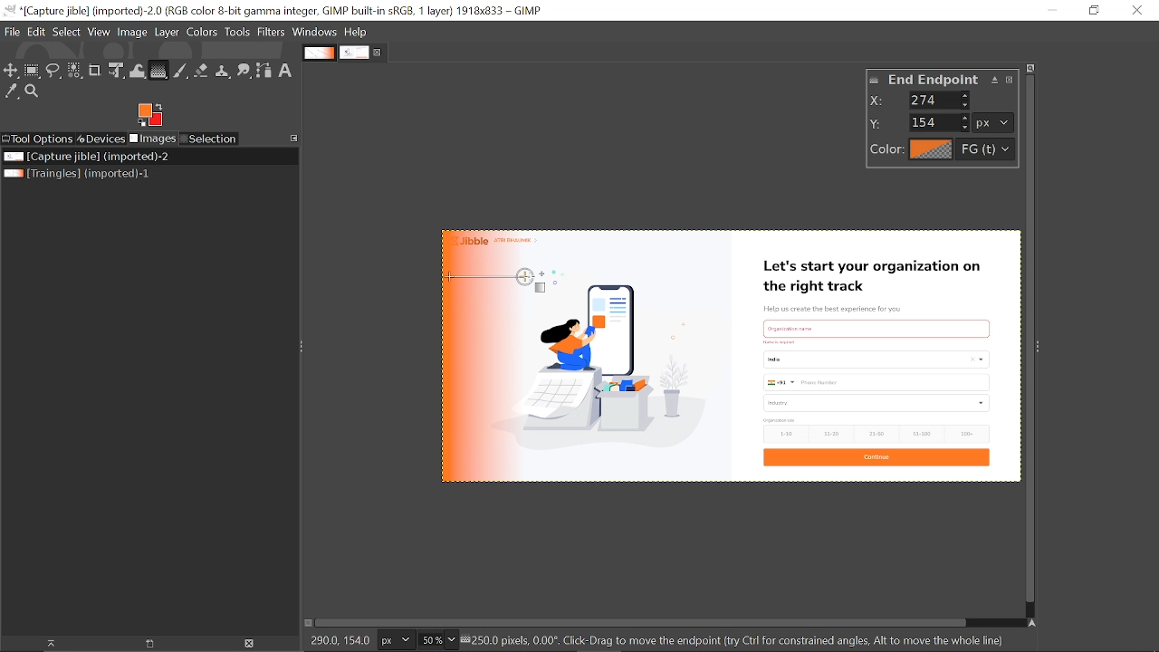  What do you see at coordinates (941, 122) in the screenshot?
I see `y values` at bounding box center [941, 122].